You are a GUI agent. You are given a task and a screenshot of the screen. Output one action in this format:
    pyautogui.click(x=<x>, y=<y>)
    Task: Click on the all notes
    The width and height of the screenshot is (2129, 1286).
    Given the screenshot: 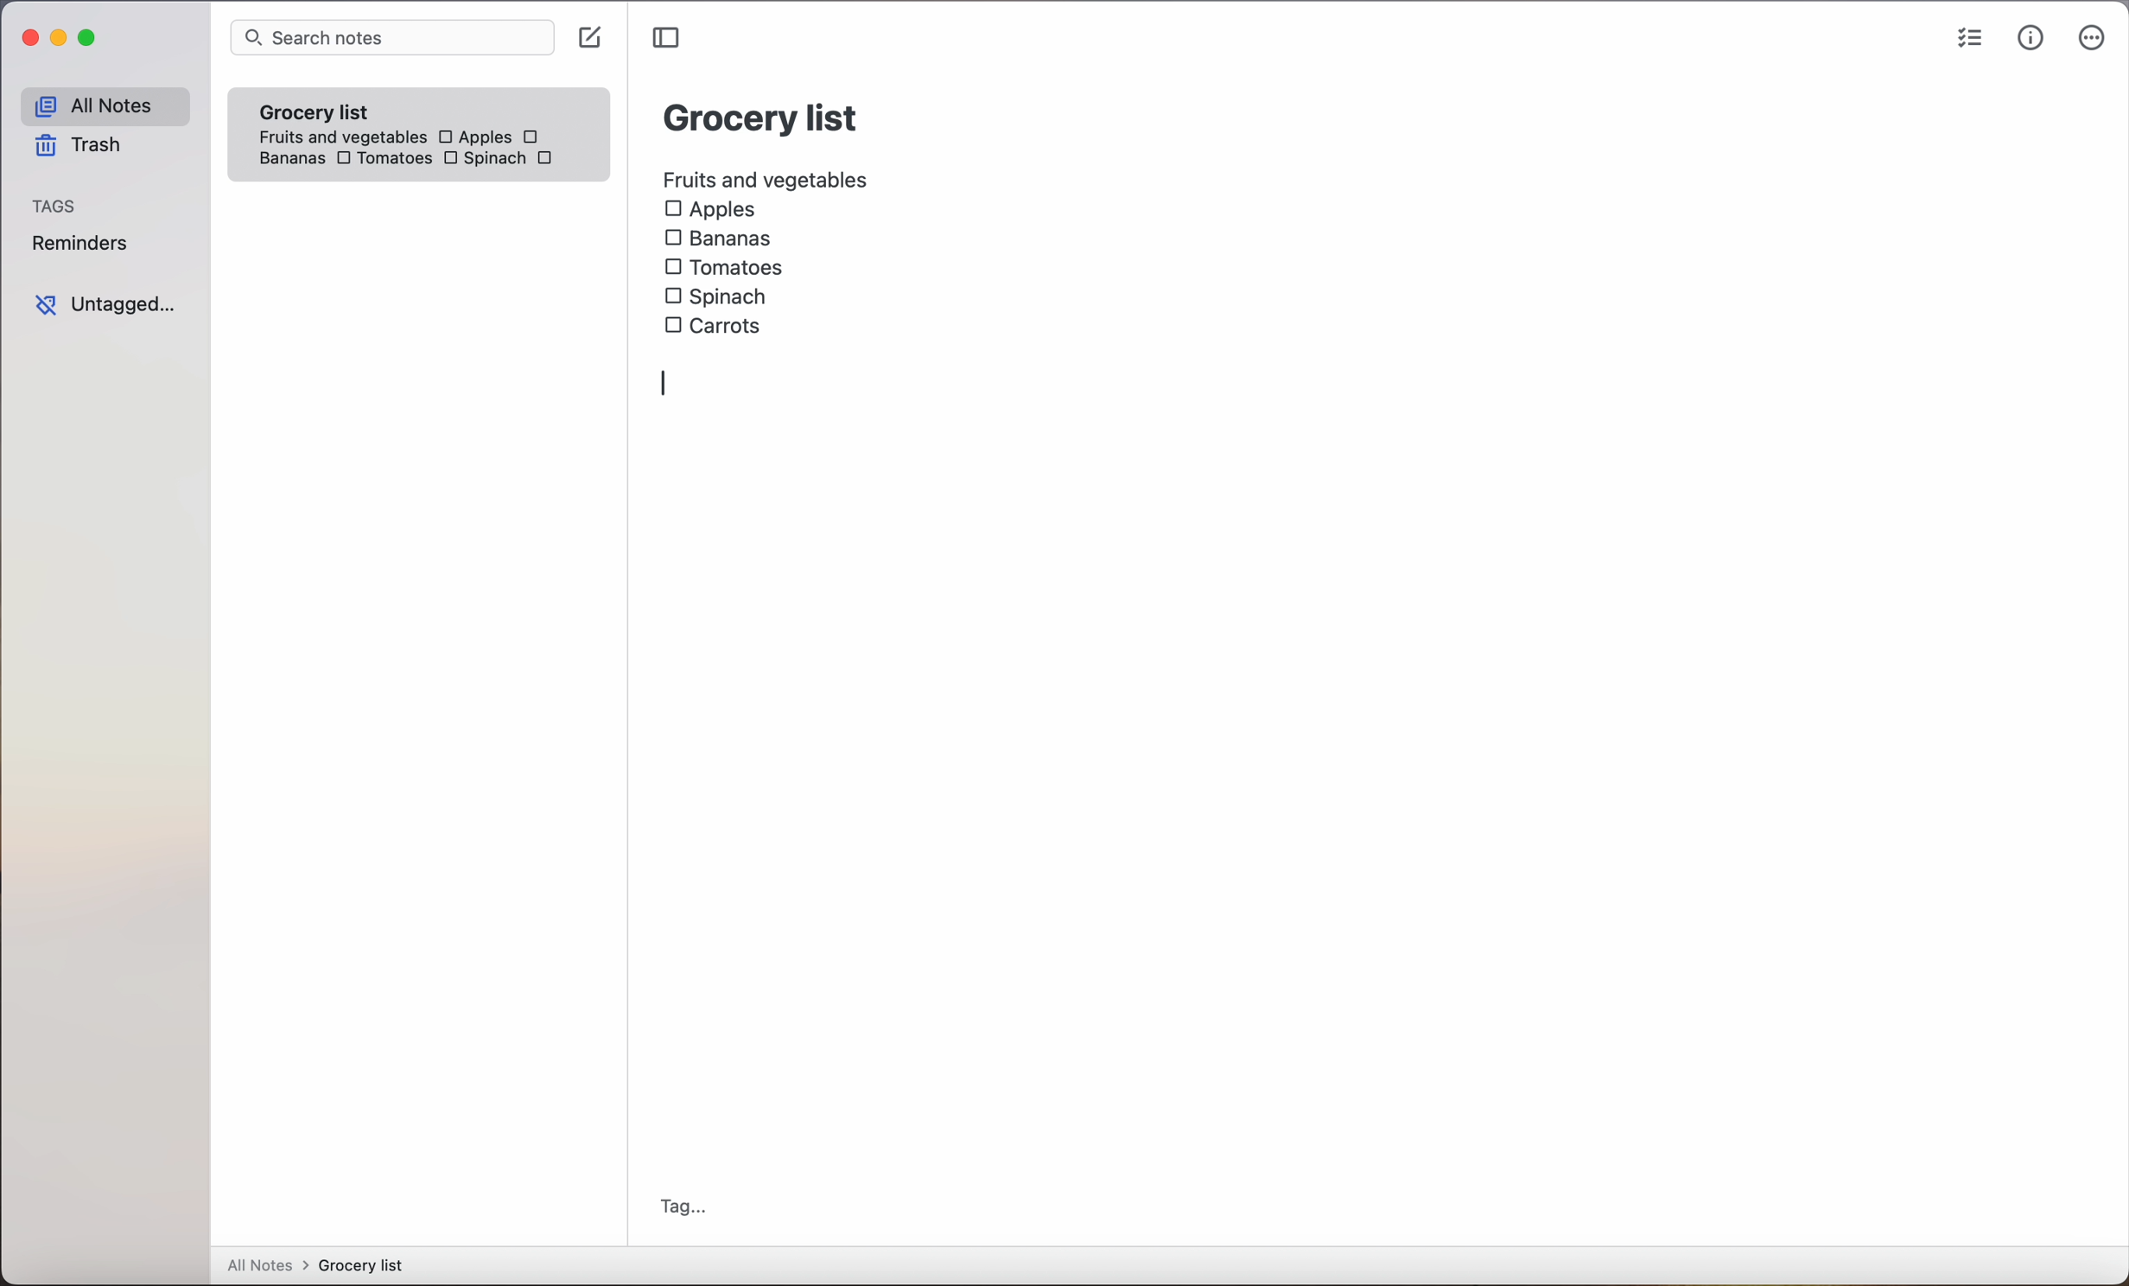 What is the action you would take?
    pyautogui.click(x=104, y=106)
    